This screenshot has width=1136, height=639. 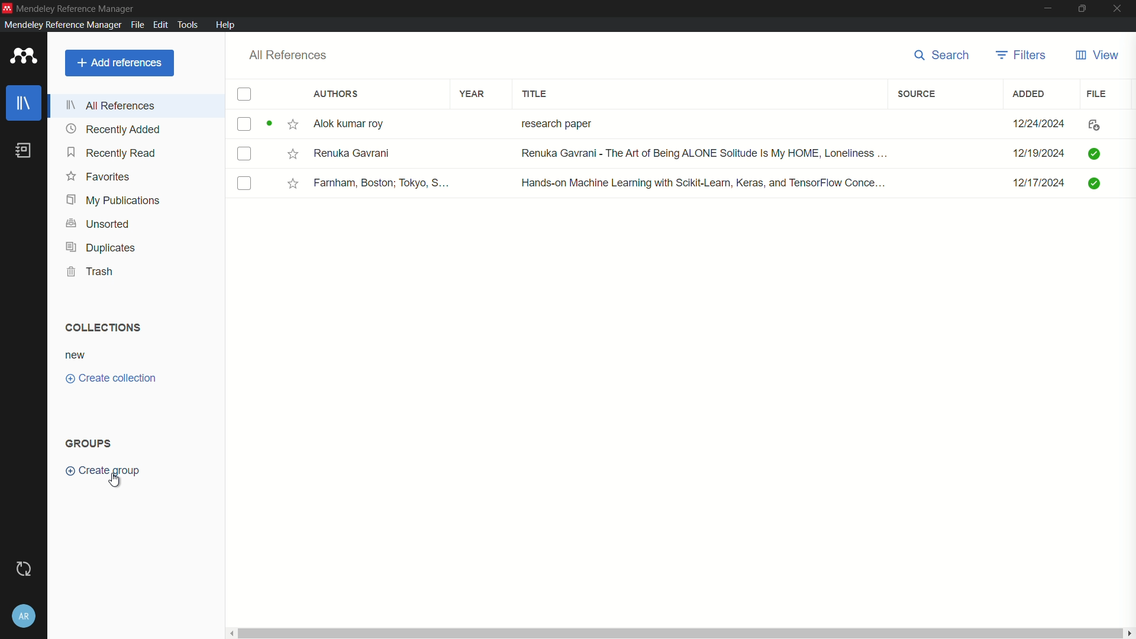 I want to click on cursor, so click(x=117, y=481).